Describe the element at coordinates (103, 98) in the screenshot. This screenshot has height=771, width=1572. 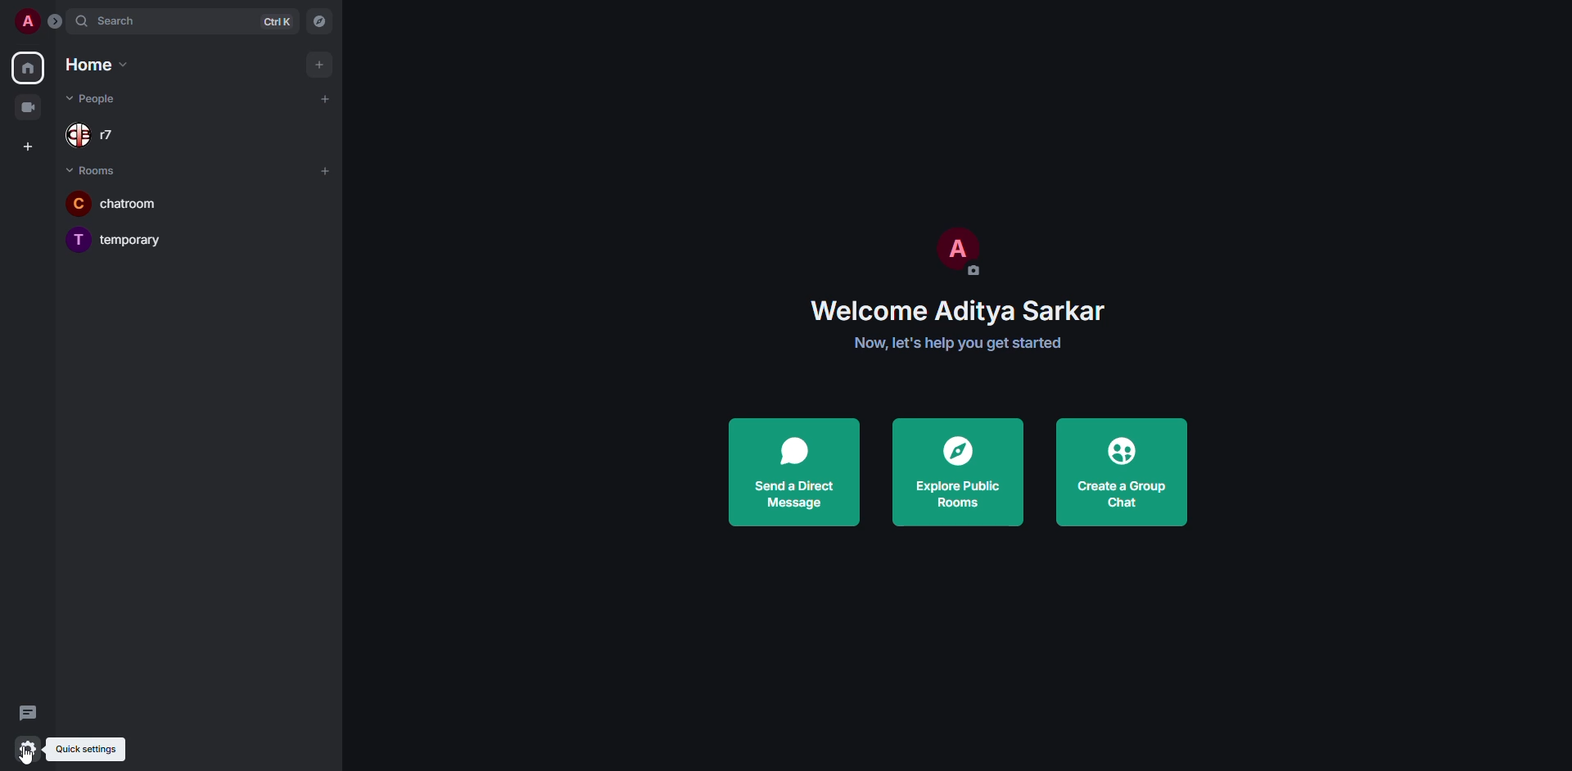
I see `people` at that location.